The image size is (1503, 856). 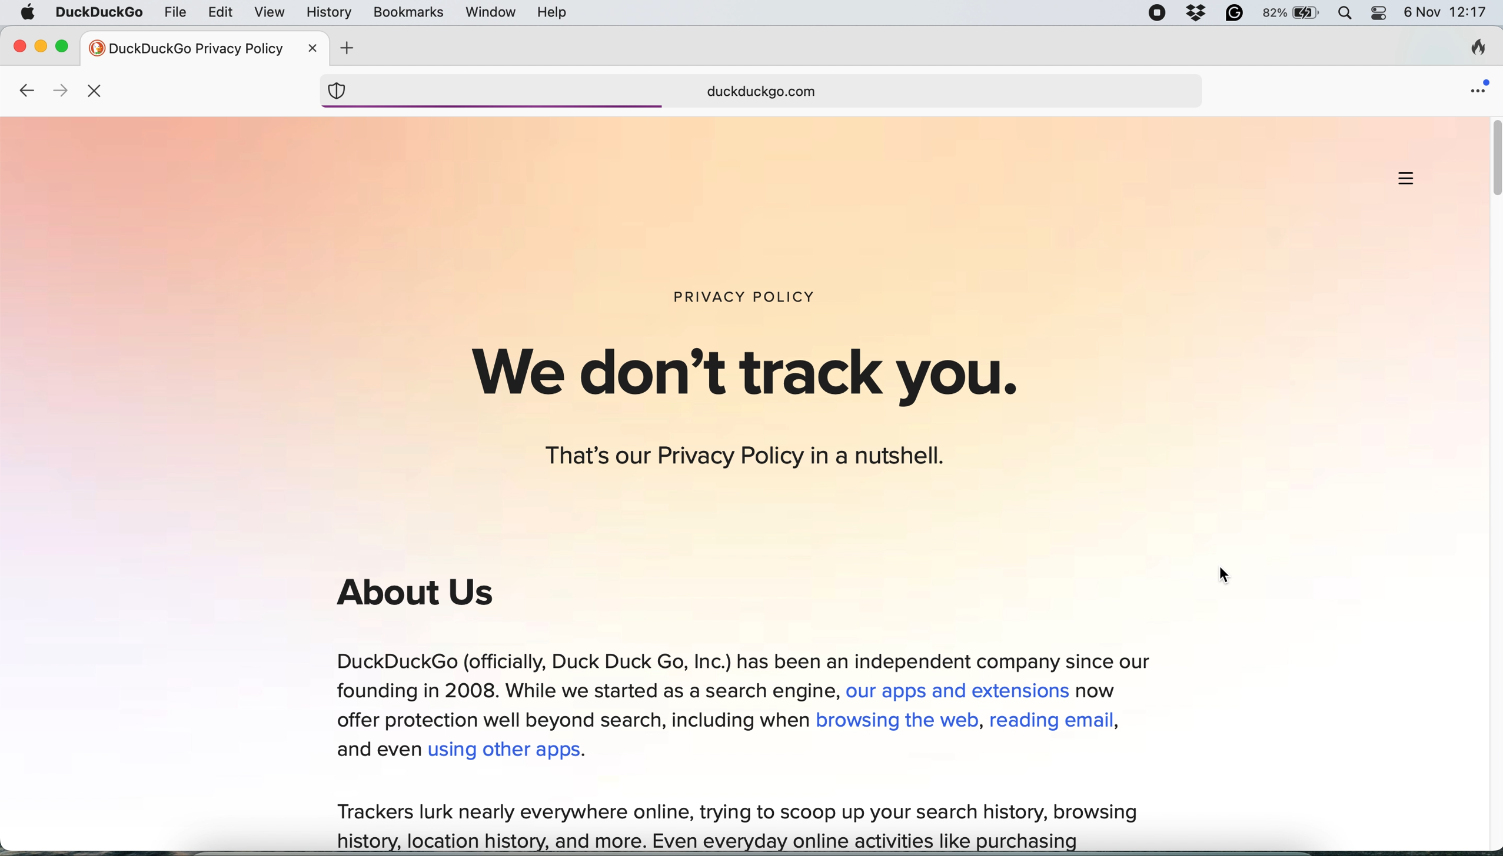 I want to click on maximise, so click(x=64, y=46).